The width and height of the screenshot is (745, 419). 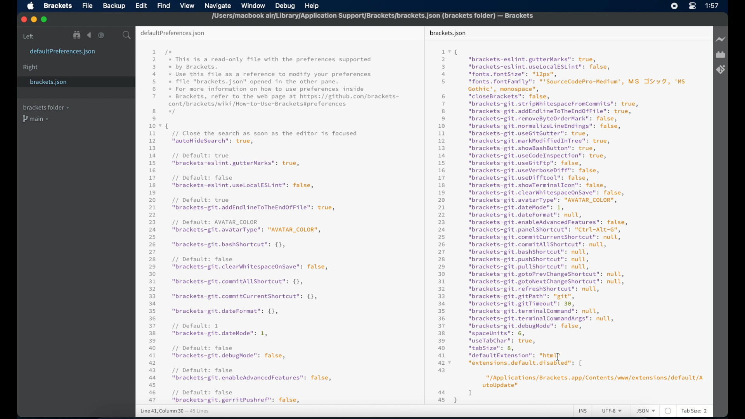 I want to click on brackets folder, so click(x=46, y=107).